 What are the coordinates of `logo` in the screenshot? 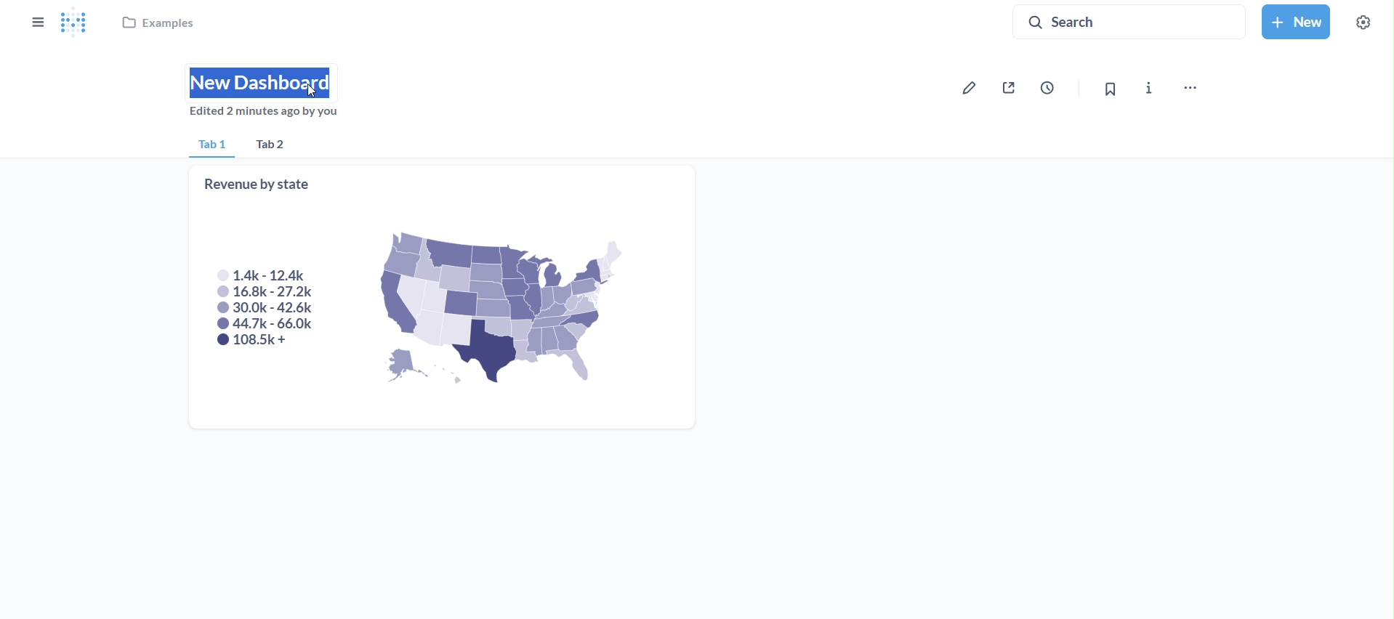 It's located at (78, 23).